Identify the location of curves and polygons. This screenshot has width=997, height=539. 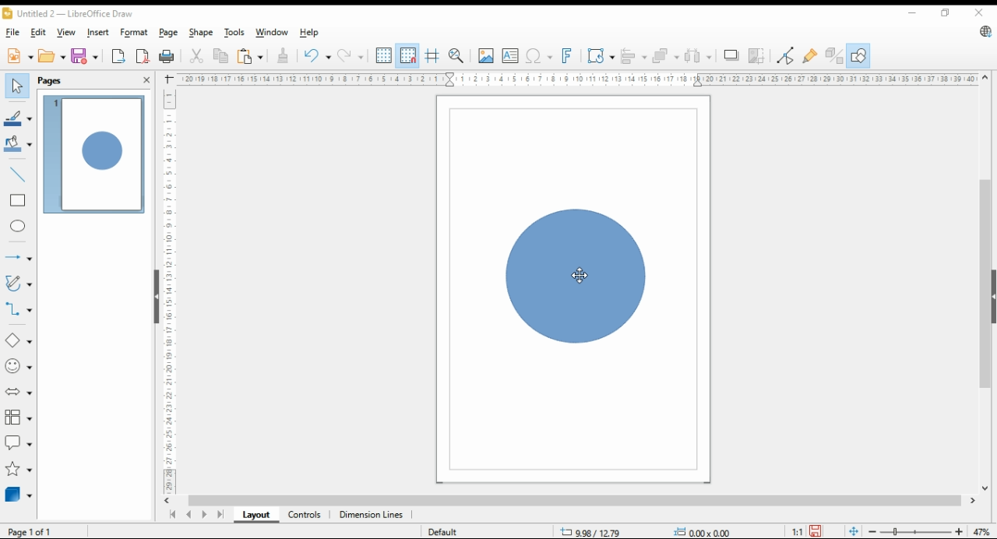
(18, 284).